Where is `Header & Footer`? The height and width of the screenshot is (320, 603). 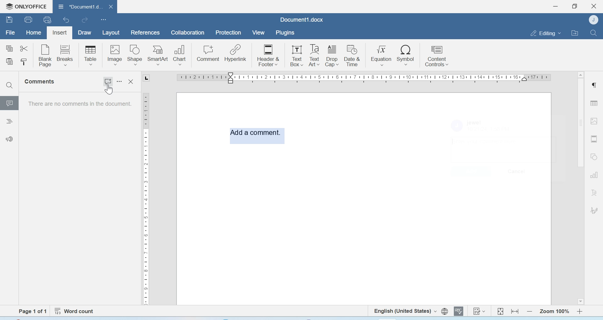
Header & Footer is located at coordinates (268, 55).